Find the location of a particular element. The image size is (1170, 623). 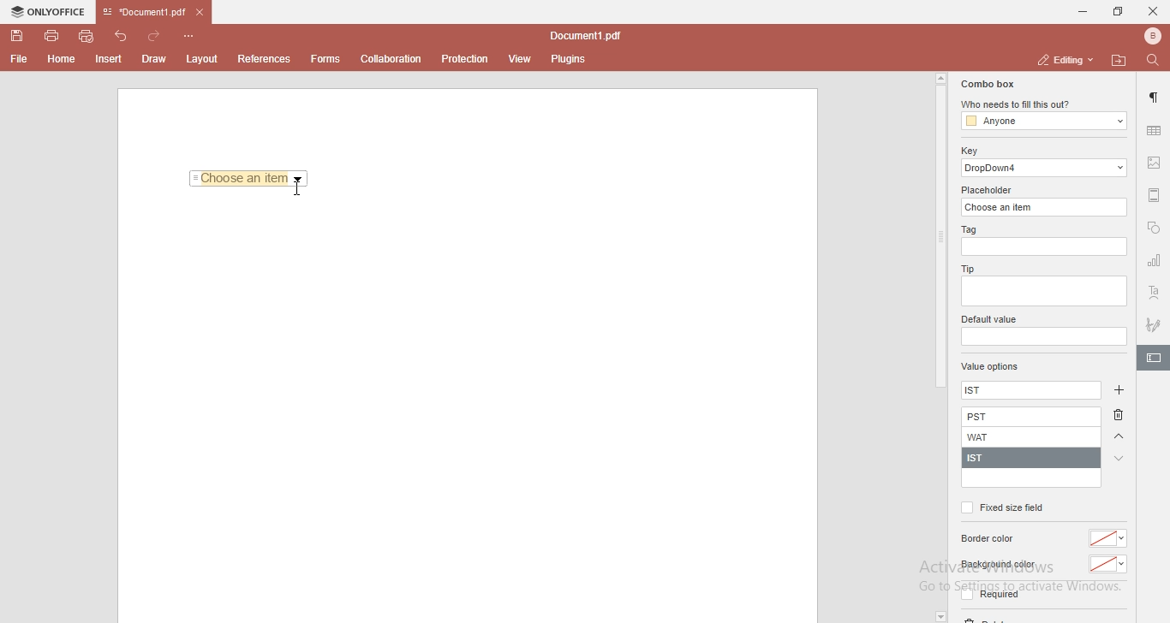

border color is located at coordinates (990, 539).